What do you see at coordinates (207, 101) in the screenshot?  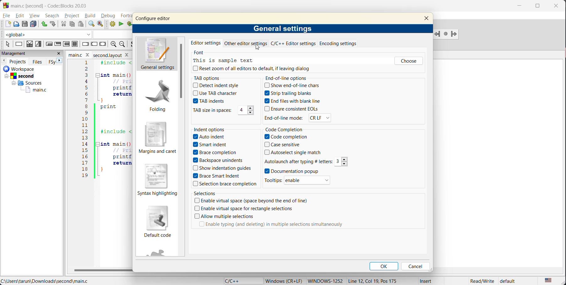 I see `TAB indents` at bounding box center [207, 101].